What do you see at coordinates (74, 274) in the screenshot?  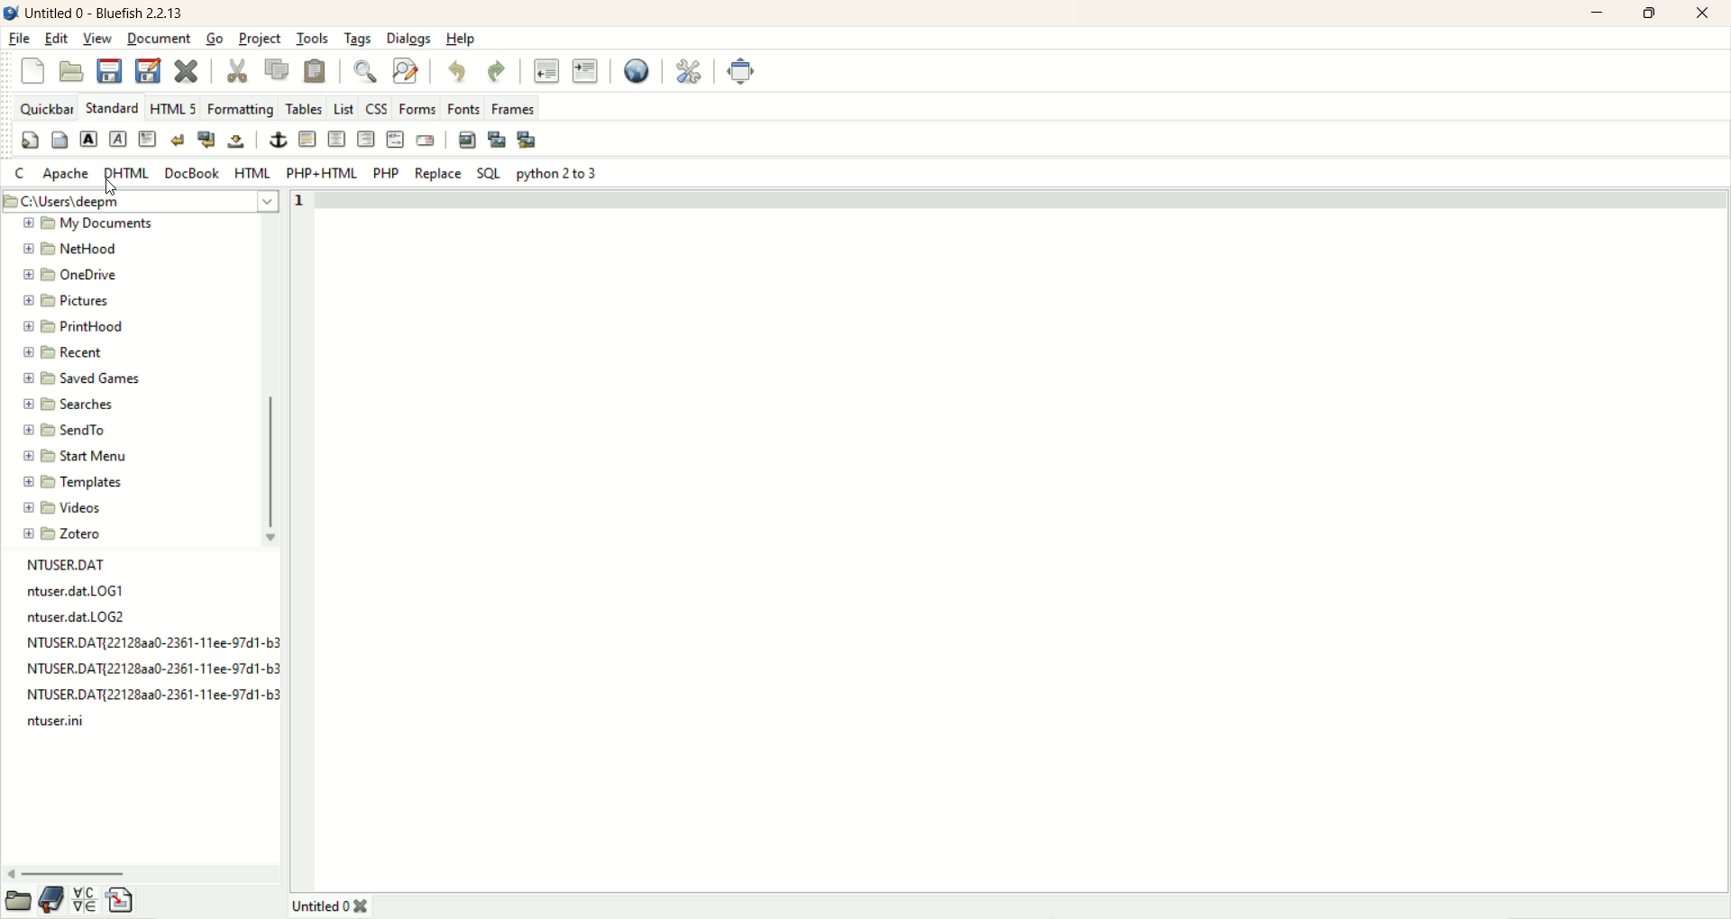 I see `onedrive` at bounding box center [74, 274].